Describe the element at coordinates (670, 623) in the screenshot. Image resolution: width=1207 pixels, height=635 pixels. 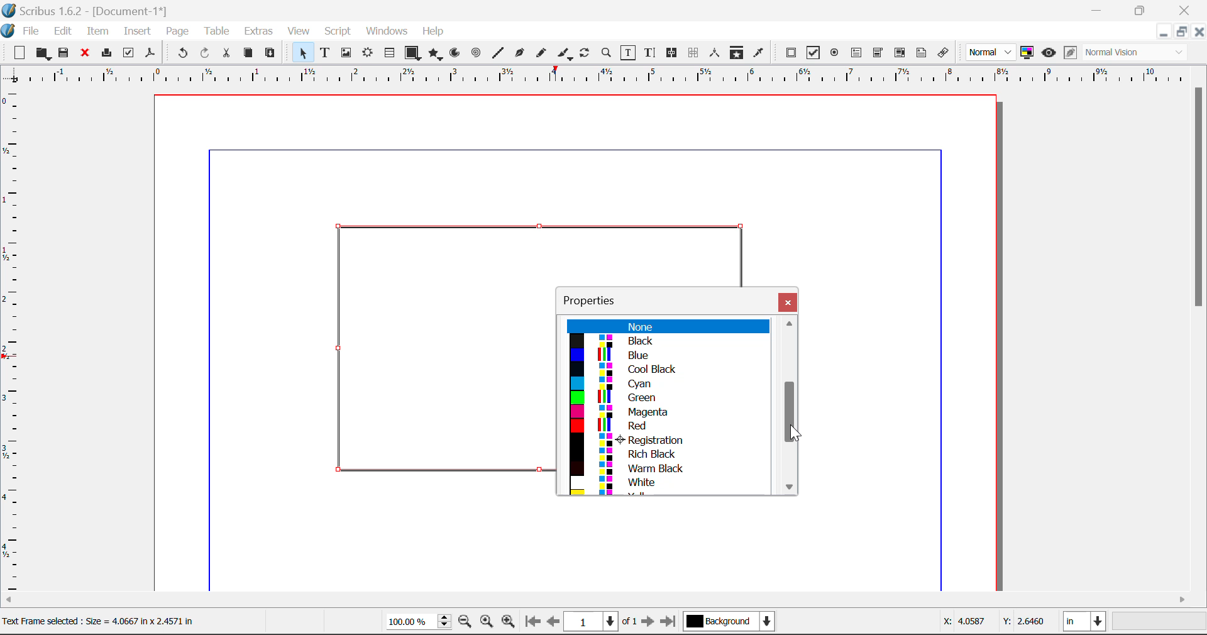
I see `Last Page` at that location.